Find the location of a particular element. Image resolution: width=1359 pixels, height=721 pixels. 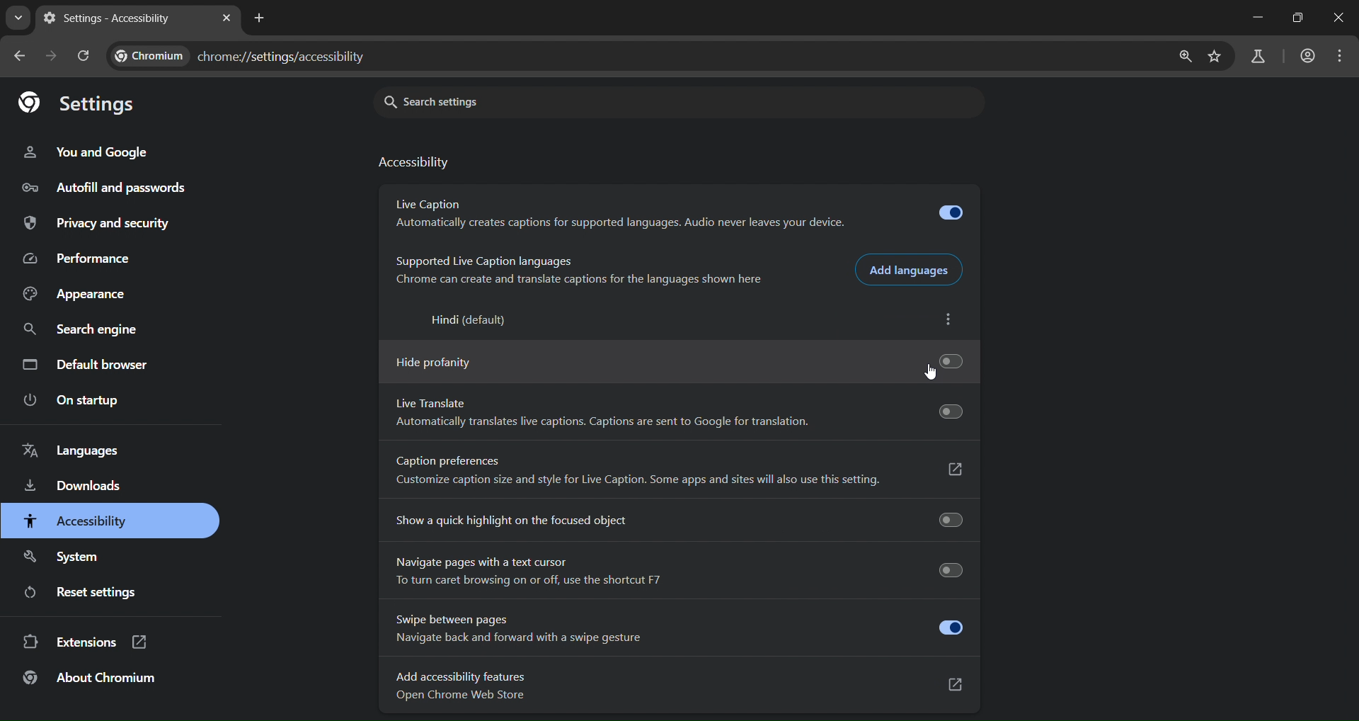

Live Translate
Automatically translates live captions. Captions are sent to Google for translation. is located at coordinates (677, 413).